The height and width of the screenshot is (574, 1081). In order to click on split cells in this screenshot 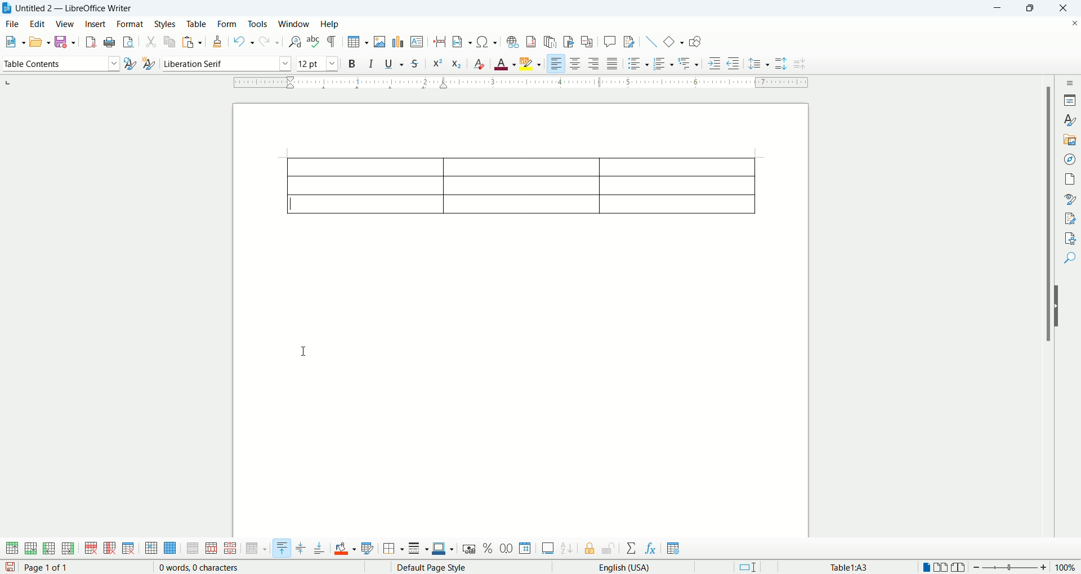, I will do `click(212, 549)`.